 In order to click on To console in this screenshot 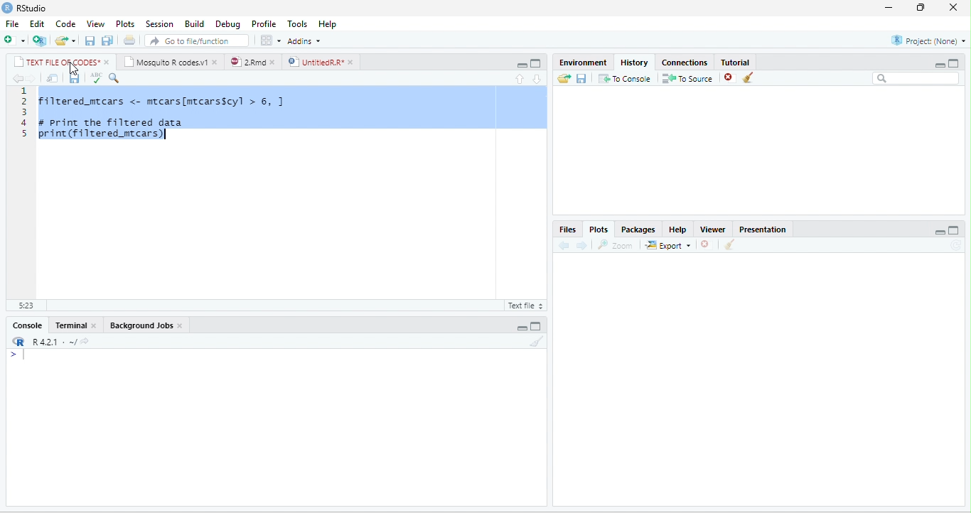, I will do `click(625, 78)`.